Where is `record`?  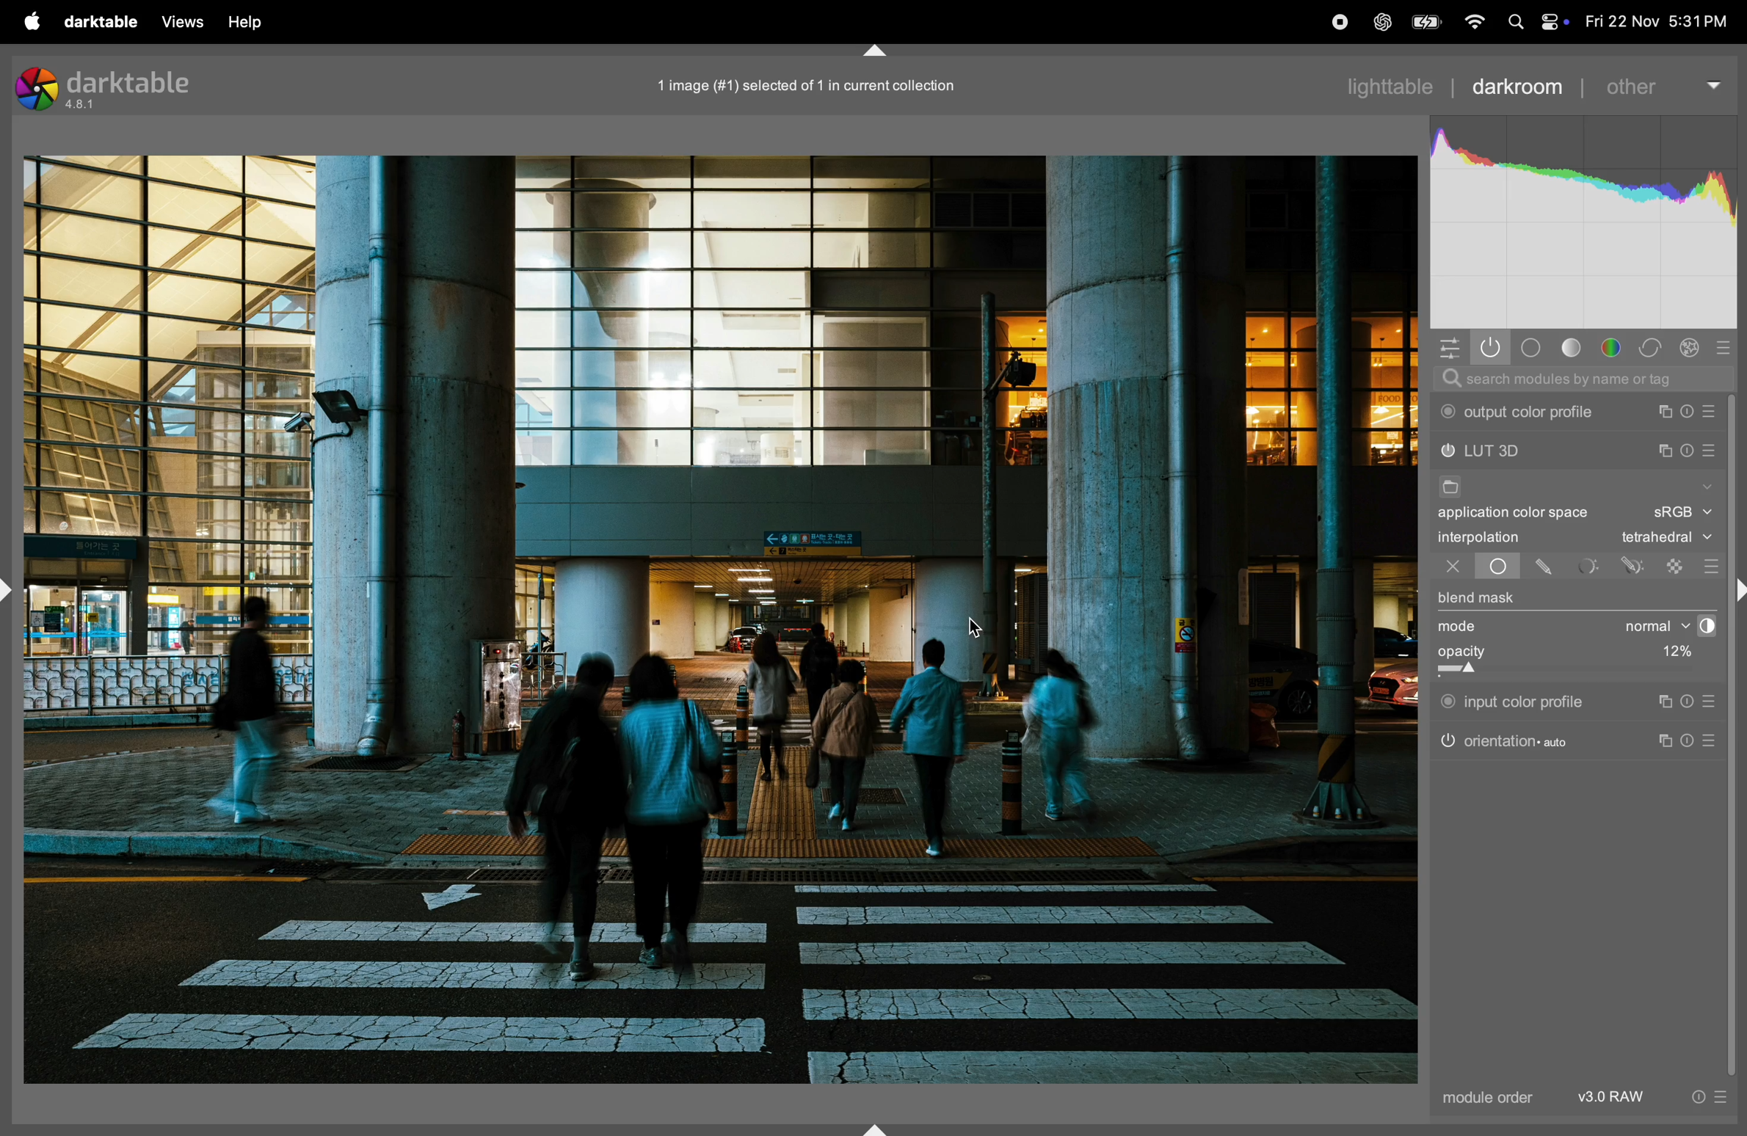
record is located at coordinates (1334, 23).